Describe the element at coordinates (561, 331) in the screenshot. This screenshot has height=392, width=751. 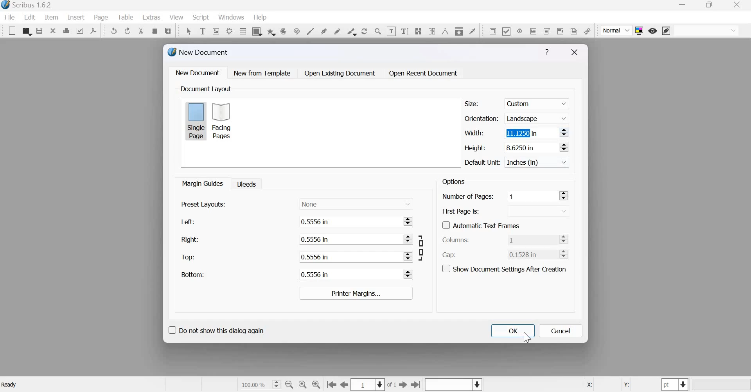
I see `Cancel` at that location.